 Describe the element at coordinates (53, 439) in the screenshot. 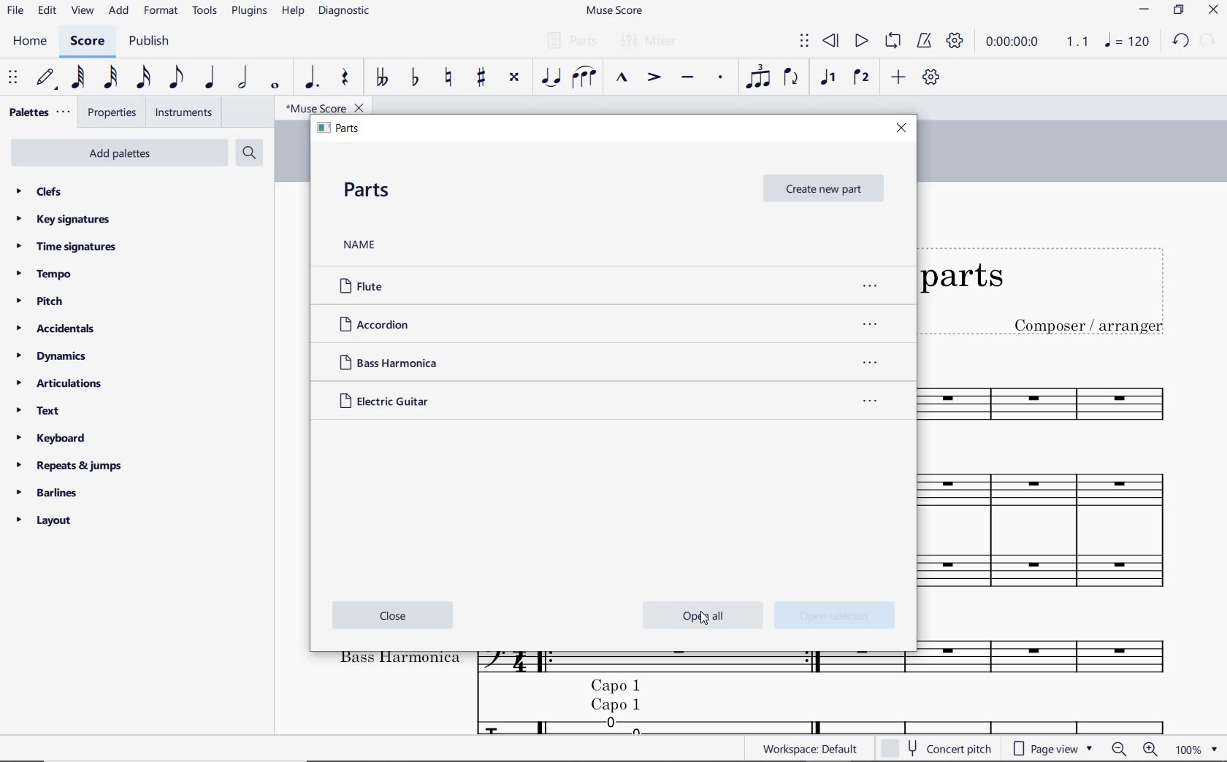

I see `keyboard` at that location.